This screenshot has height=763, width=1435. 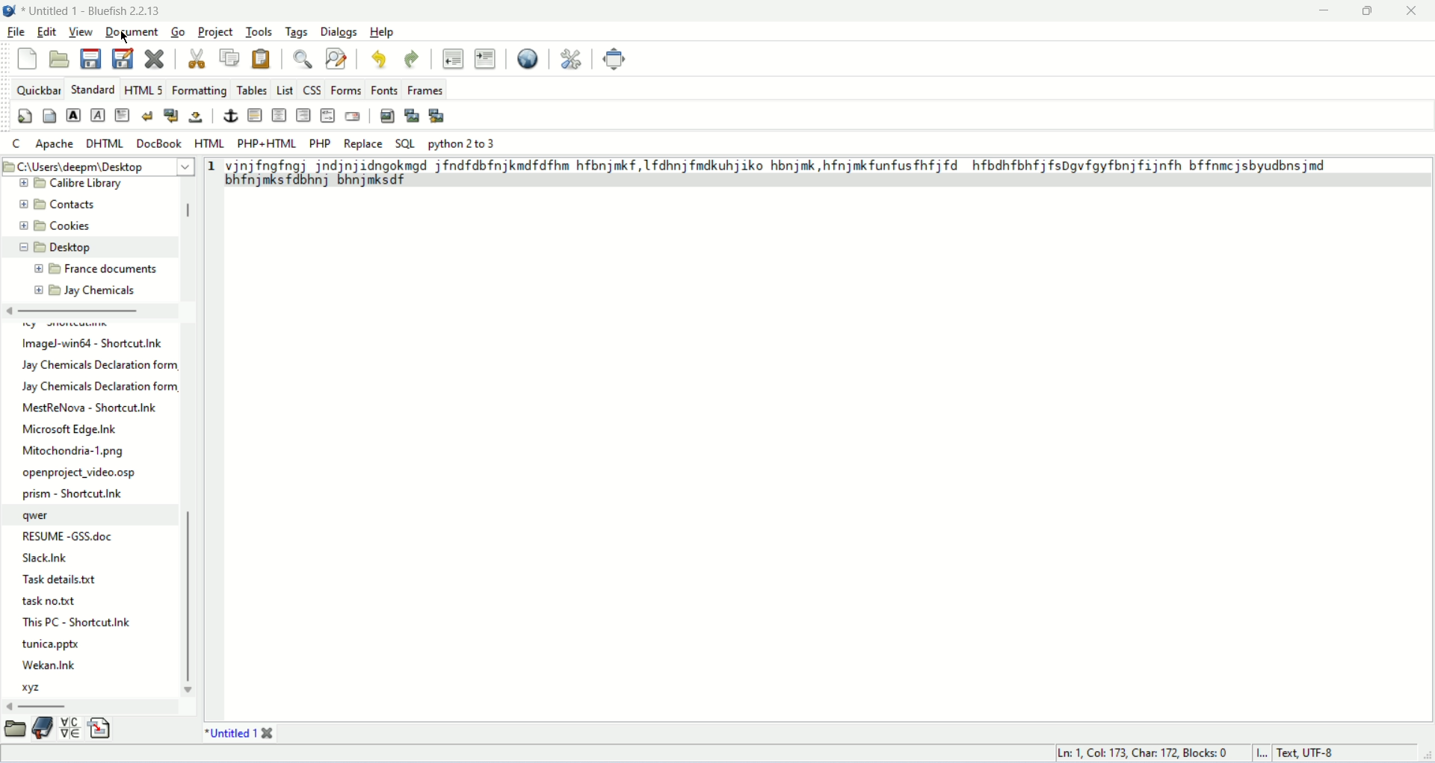 What do you see at coordinates (187, 213) in the screenshot?
I see `vertical scroll bar` at bounding box center [187, 213].